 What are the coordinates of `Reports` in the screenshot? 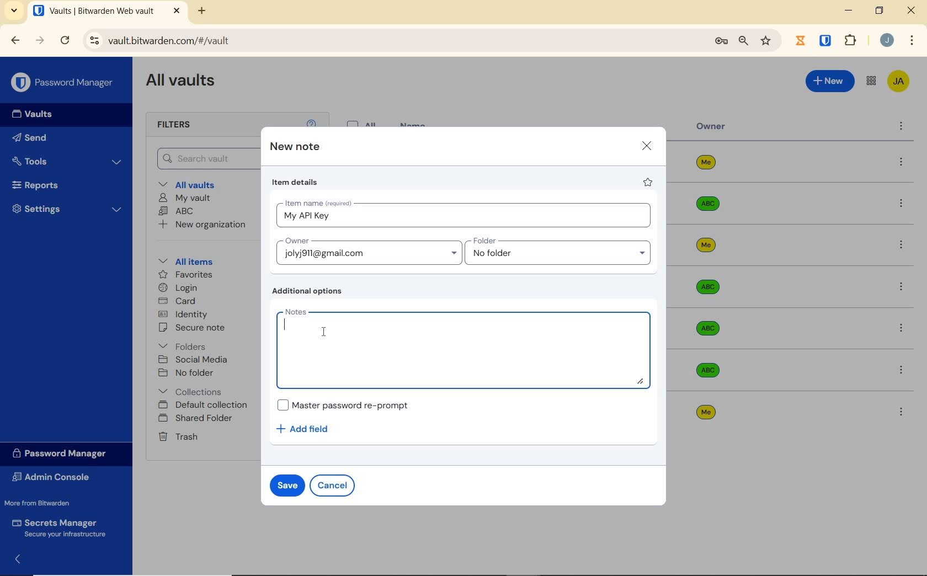 It's located at (63, 186).